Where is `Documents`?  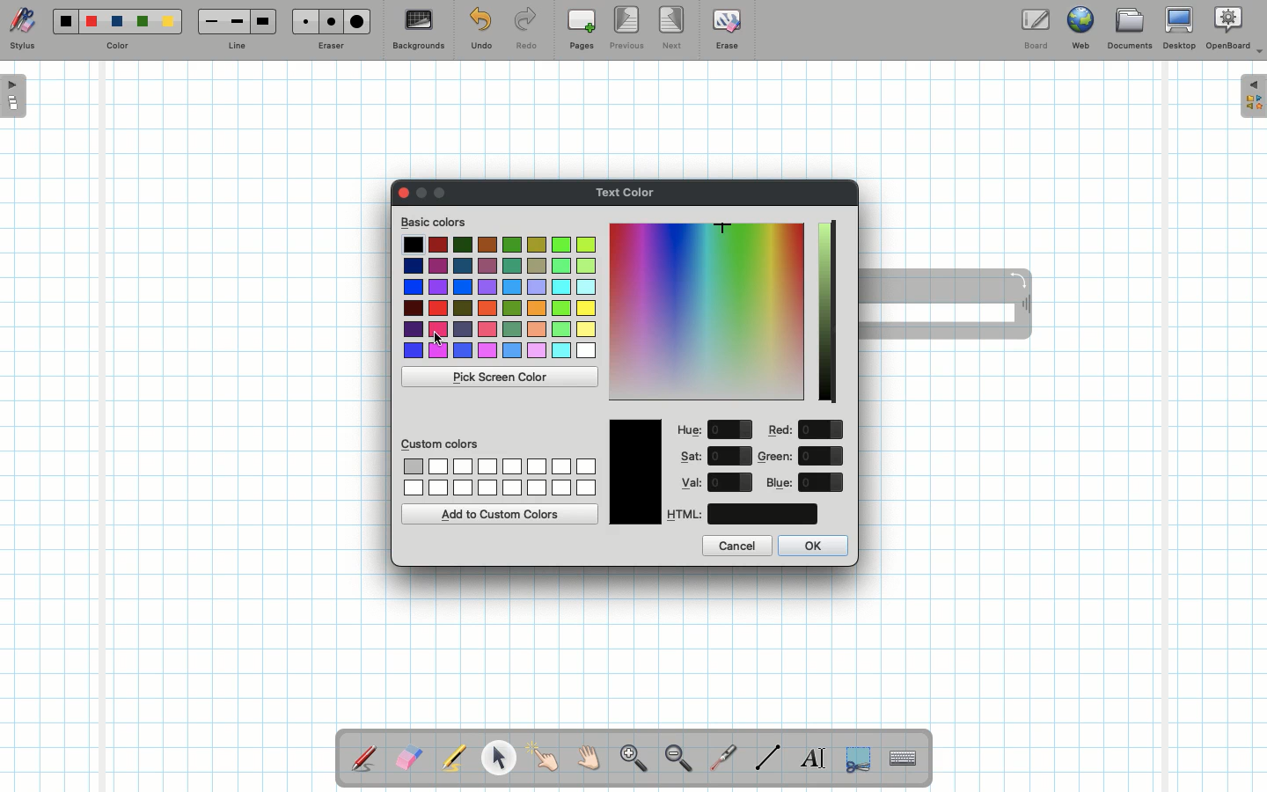 Documents is located at coordinates (1129, 31).